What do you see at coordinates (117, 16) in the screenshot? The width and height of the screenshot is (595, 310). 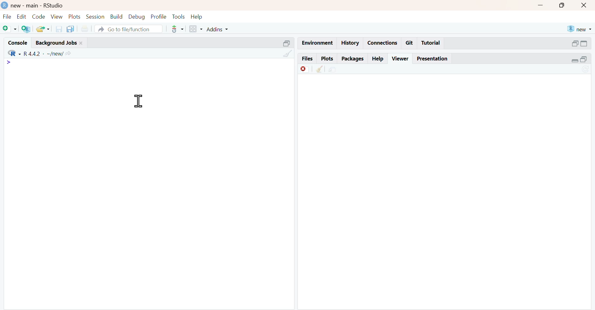 I see `build` at bounding box center [117, 16].